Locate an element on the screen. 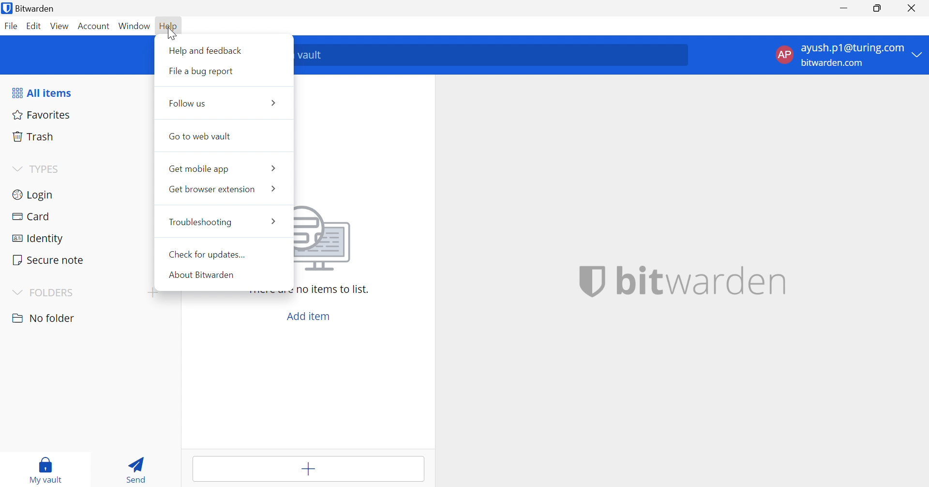 This screenshot has width=929, height=487. Add item is located at coordinates (309, 470).